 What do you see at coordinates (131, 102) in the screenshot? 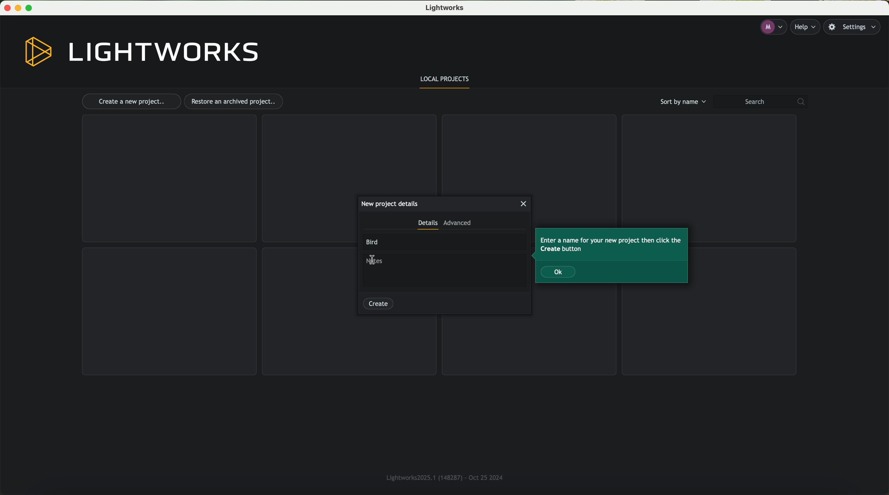
I see `click on create new project` at bounding box center [131, 102].